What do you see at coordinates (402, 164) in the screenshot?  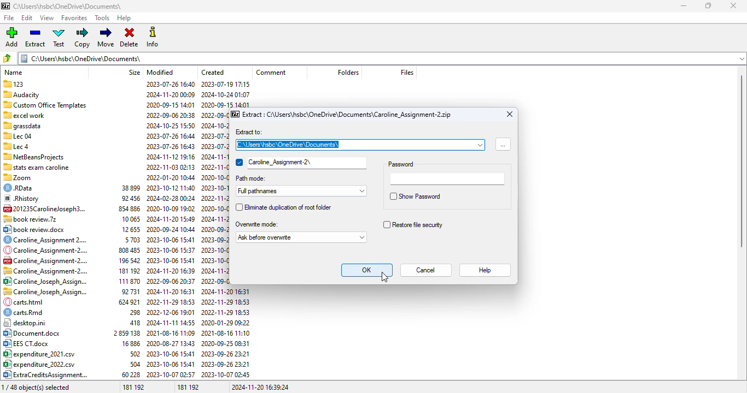 I see `password` at bounding box center [402, 164].